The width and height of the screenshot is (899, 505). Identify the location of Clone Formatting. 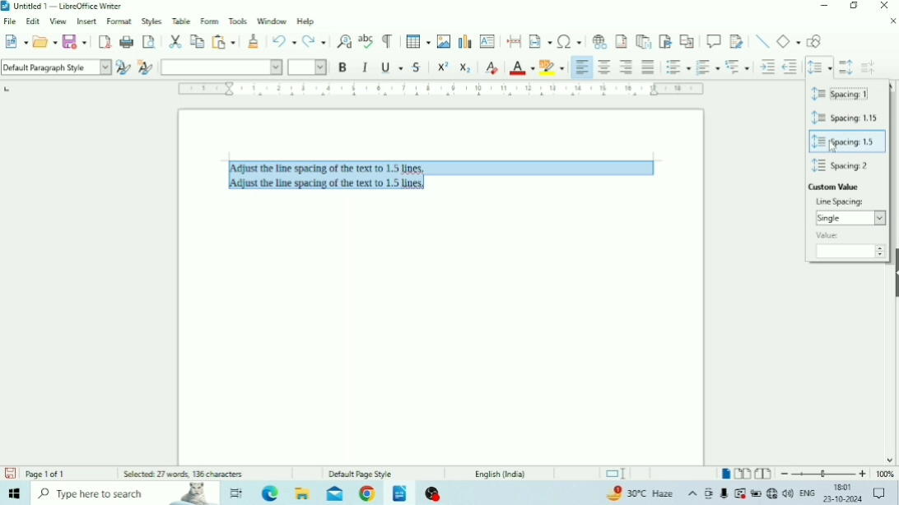
(254, 41).